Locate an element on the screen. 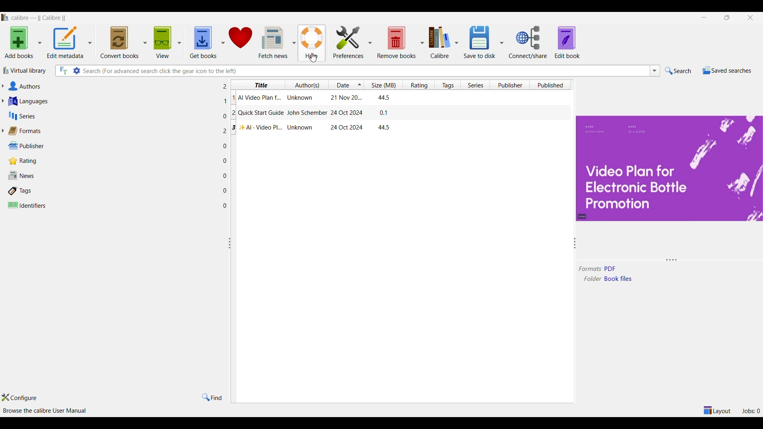 This screenshot has width=763, height=429. Save options is located at coordinates (502, 42).